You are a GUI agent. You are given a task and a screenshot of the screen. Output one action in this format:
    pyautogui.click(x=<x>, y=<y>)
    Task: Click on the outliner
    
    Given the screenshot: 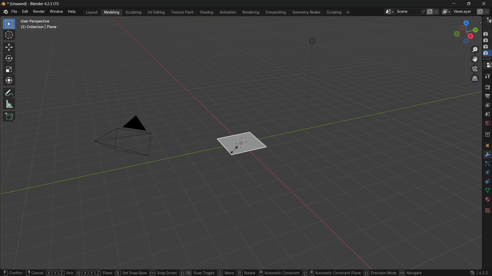 What is the action you would take?
    pyautogui.click(x=488, y=21)
    